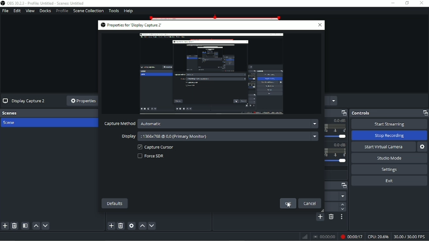 The height and width of the screenshot is (241, 429). Describe the element at coordinates (45, 11) in the screenshot. I see `Docks` at that location.